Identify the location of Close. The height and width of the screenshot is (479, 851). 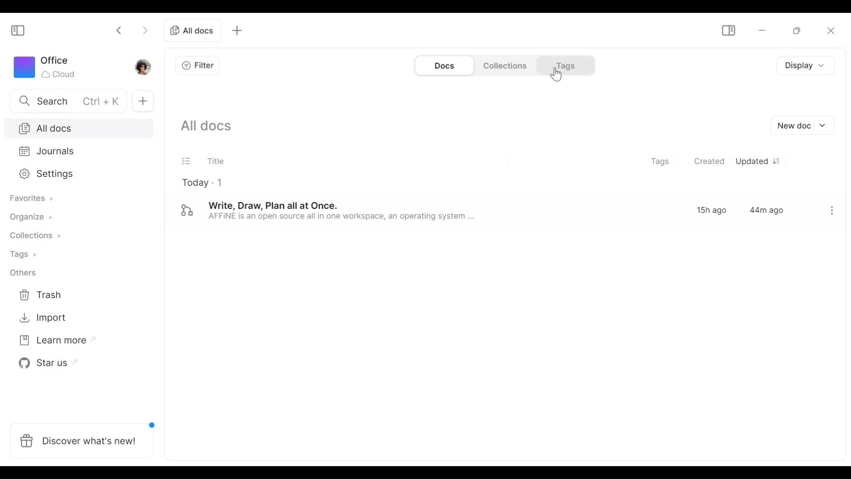
(831, 30).